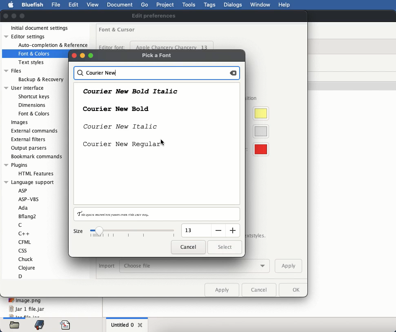 The image size is (396, 332). What do you see at coordinates (291, 290) in the screenshot?
I see `ok` at bounding box center [291, 290].